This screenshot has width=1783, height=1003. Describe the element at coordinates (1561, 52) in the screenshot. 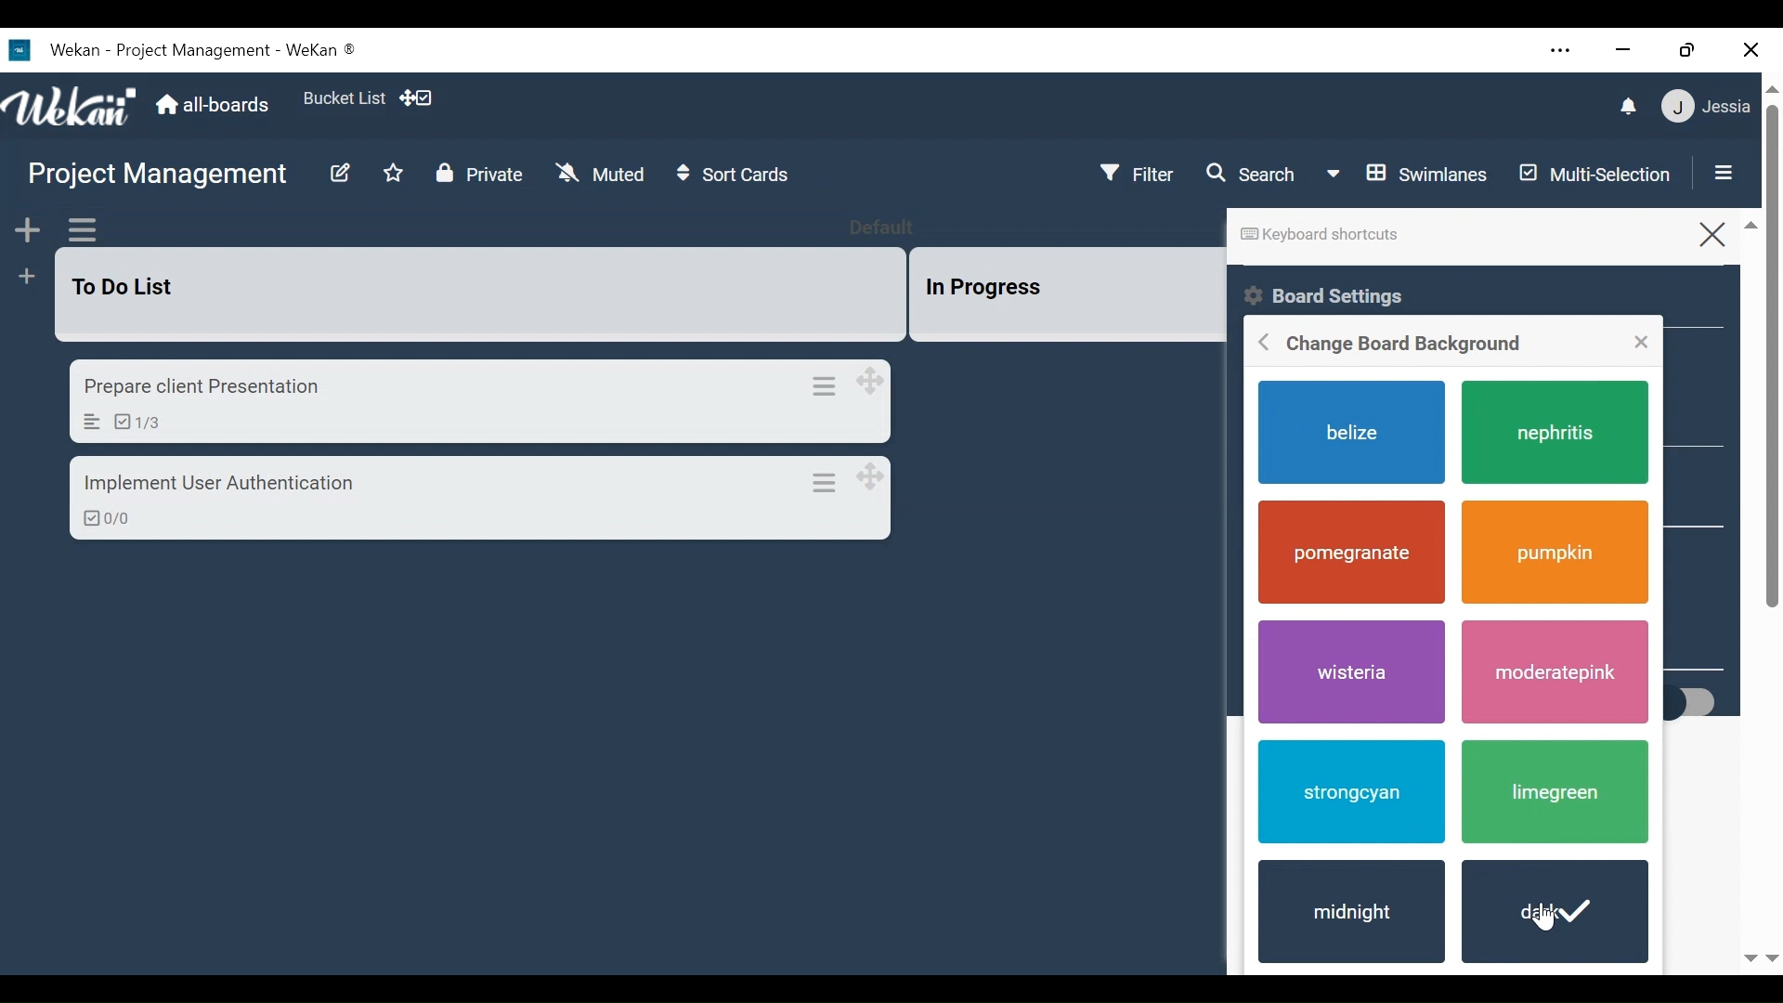

I see `settings and more` at that location.